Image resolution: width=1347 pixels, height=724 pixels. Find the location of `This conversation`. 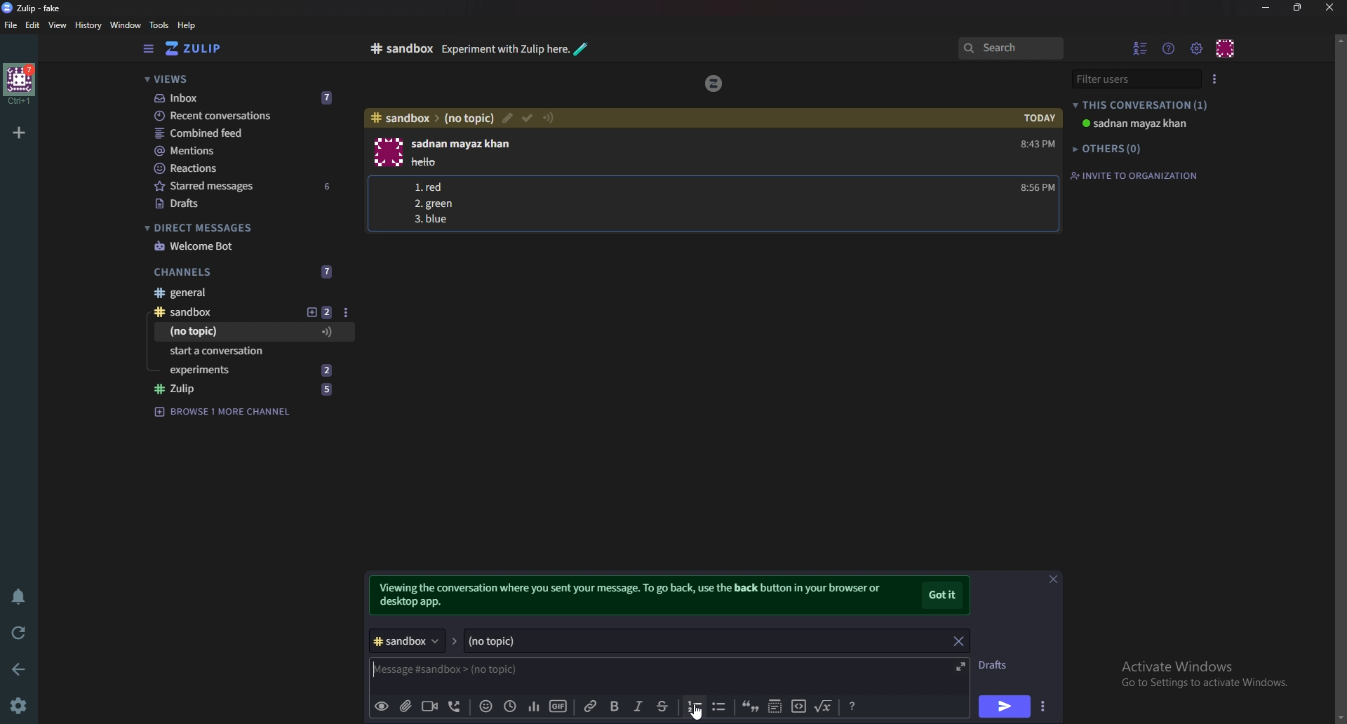

This conversation is located at coordinates (1143, 105).